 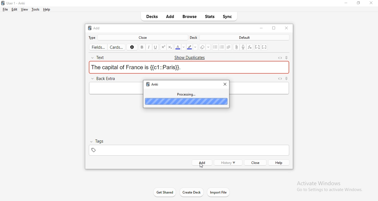 I want to click on Get Shared, so click(x=161, y=192).